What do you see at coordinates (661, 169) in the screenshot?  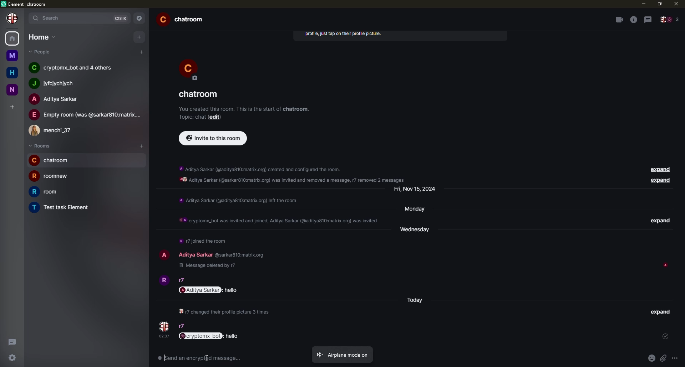 I see `expand` at bounding box center [661, 169].